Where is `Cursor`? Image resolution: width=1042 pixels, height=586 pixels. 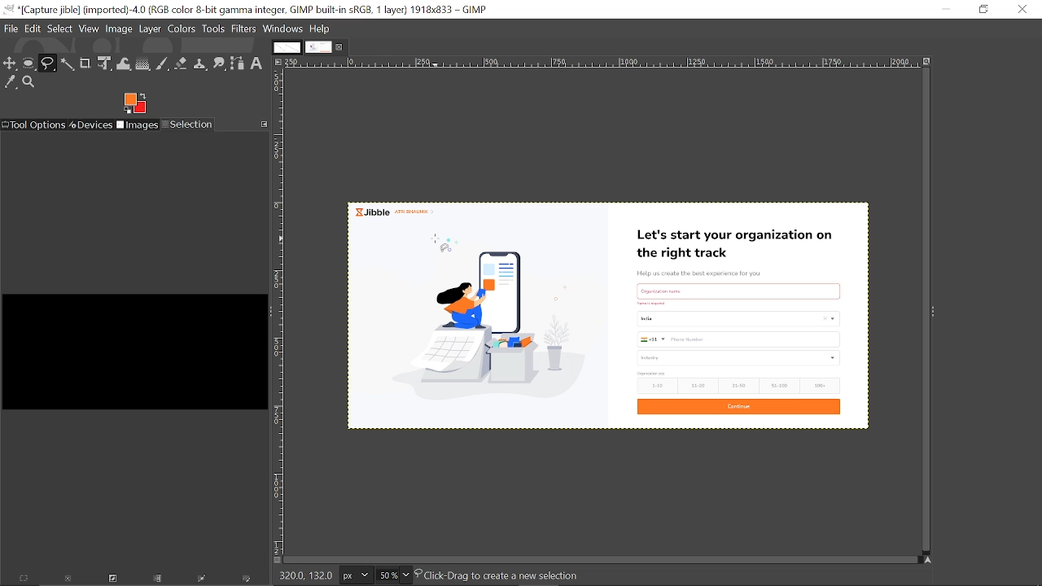
Cursor is located at coordinates (436, 240).